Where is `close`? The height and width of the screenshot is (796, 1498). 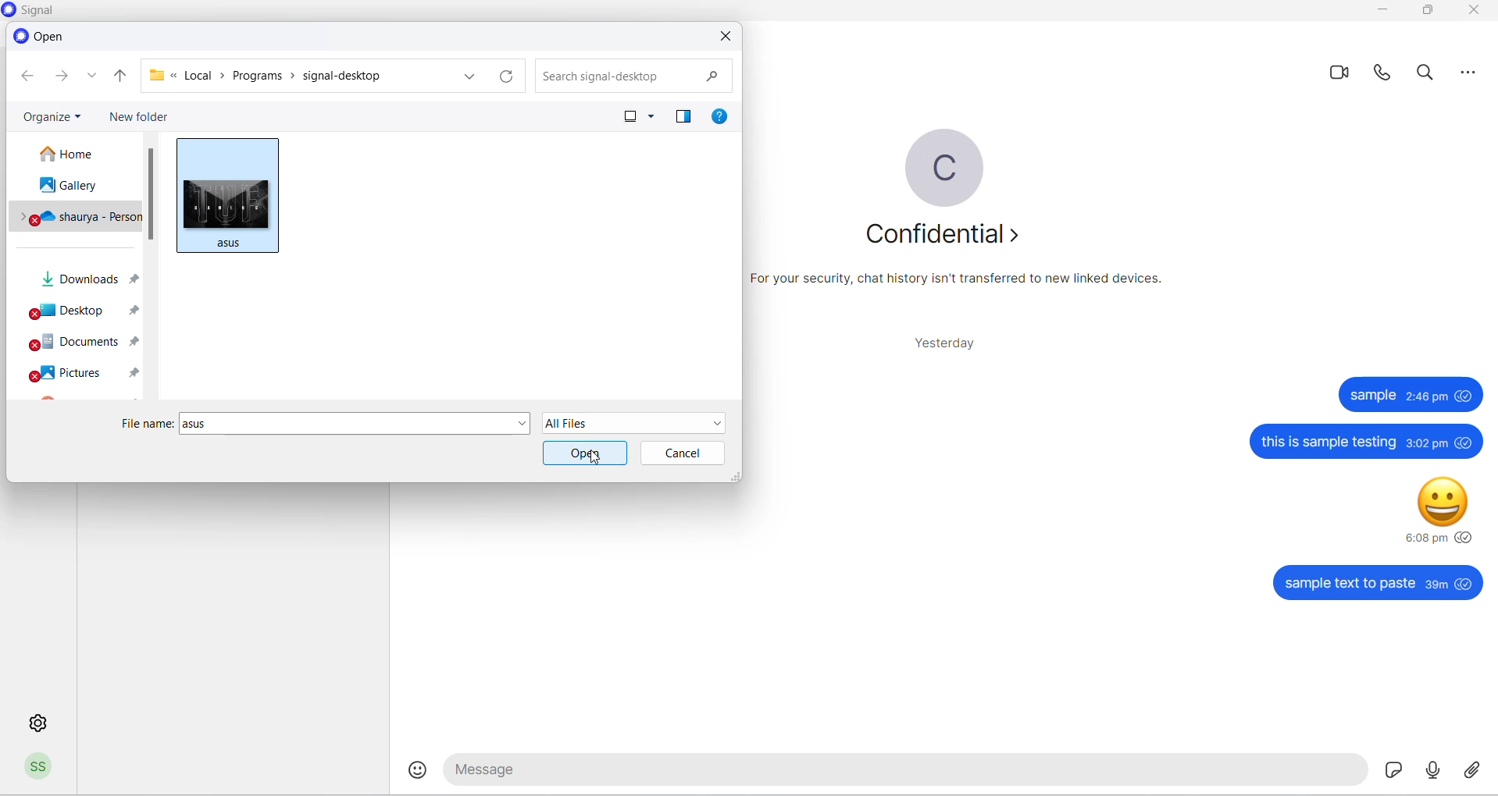
close is located at coordinates (1472, 12).